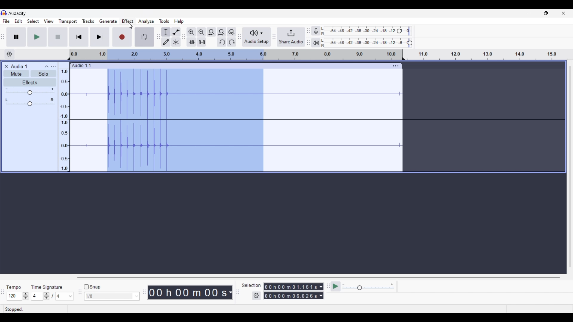  What do you see at coordinates (30, 92) in the screenshot?
I see `Gain` at bounding box center [30, 92].